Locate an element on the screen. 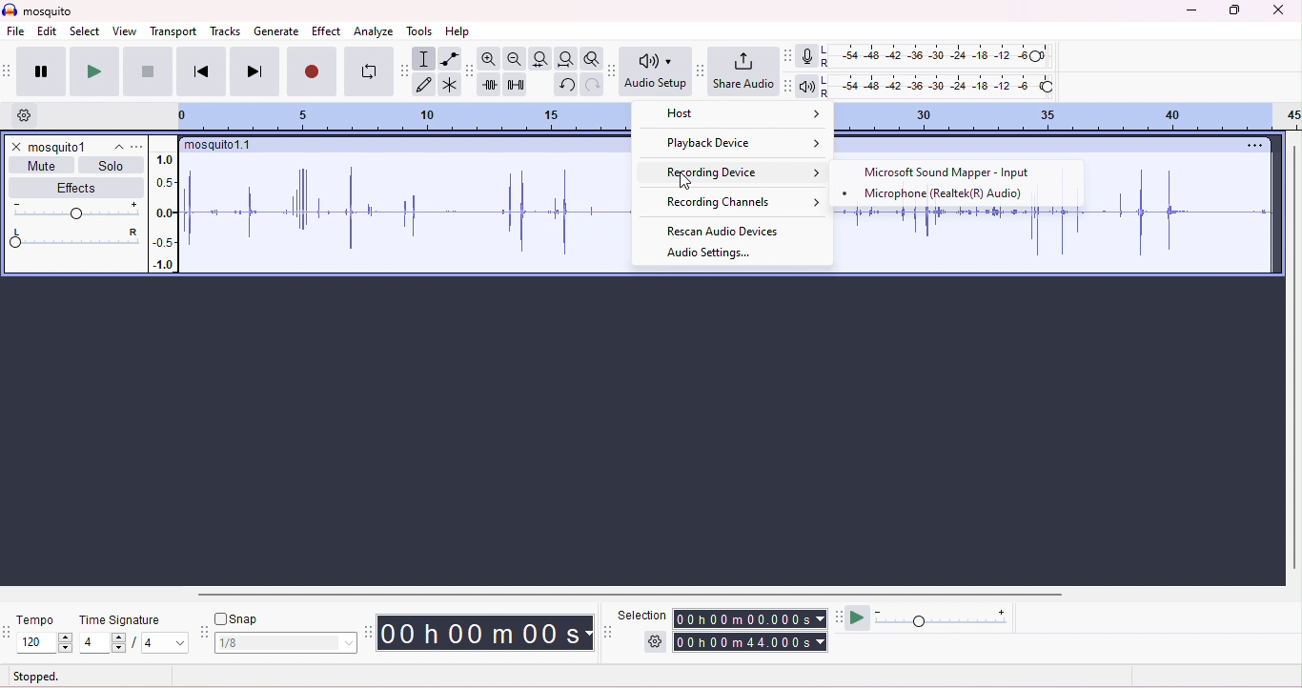 This screenshot has width=1302, height=688. zoom in is located at coordinates (489, 58).